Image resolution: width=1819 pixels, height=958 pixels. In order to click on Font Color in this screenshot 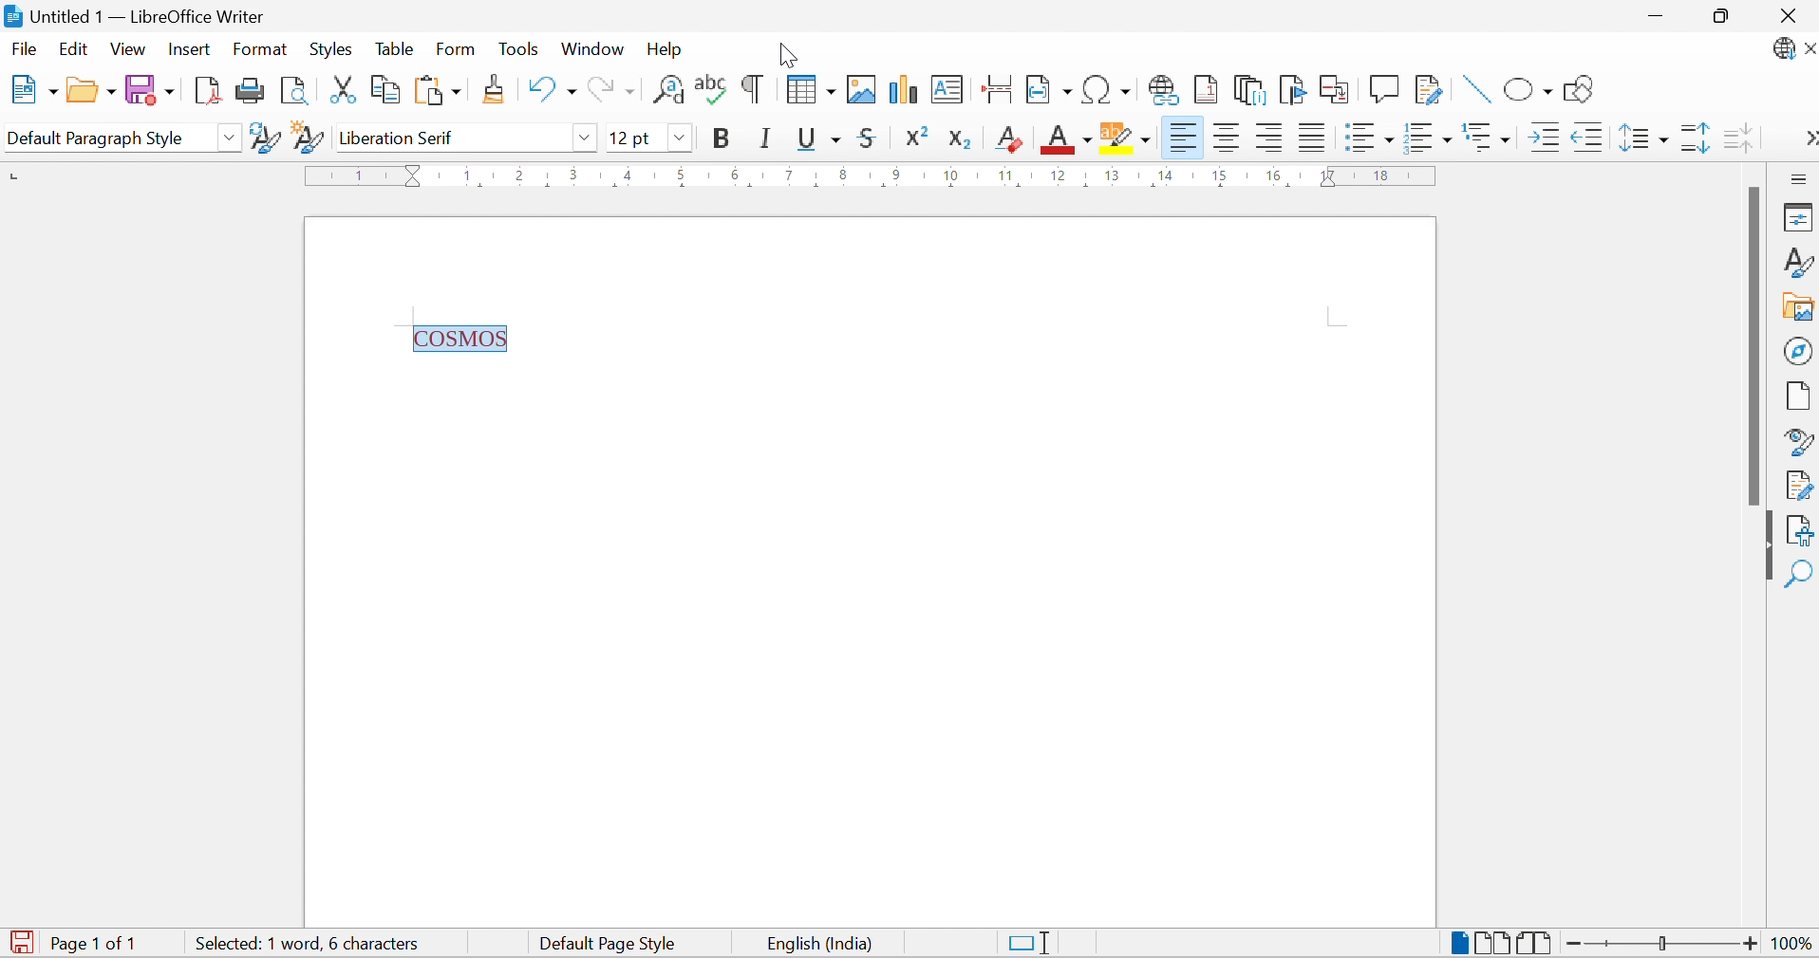, I will do `click(1067, 138)`.